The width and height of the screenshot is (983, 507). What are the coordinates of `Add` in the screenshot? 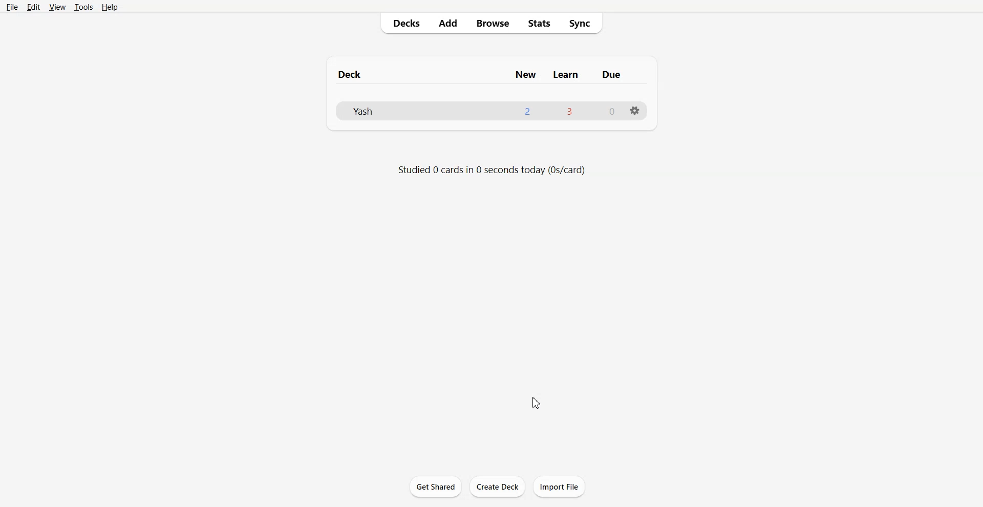 It's located at (448, 23).